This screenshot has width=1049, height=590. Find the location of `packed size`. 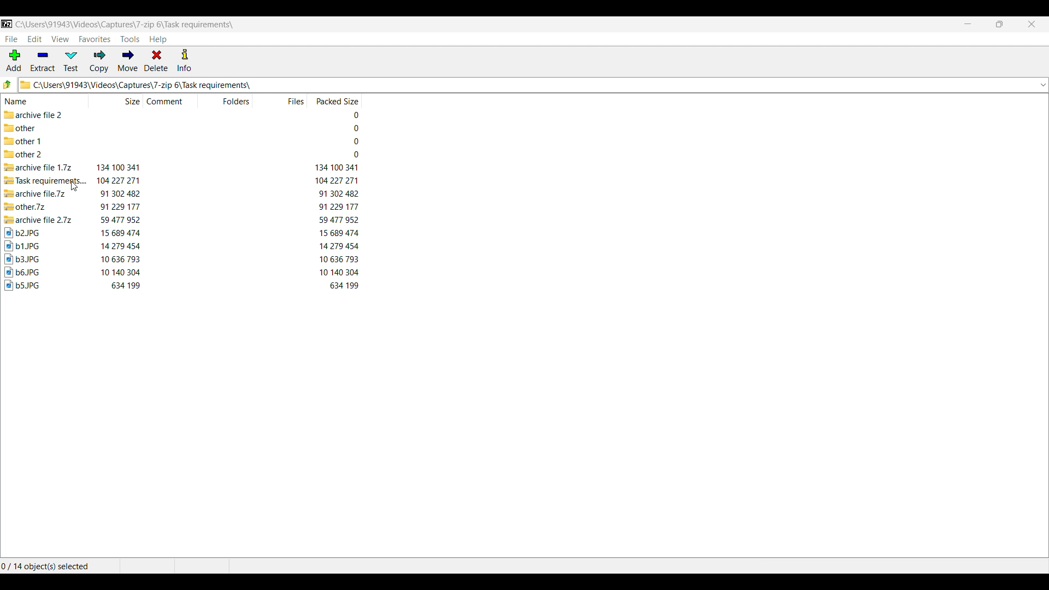

packed size is located at coordinates (333, 206).